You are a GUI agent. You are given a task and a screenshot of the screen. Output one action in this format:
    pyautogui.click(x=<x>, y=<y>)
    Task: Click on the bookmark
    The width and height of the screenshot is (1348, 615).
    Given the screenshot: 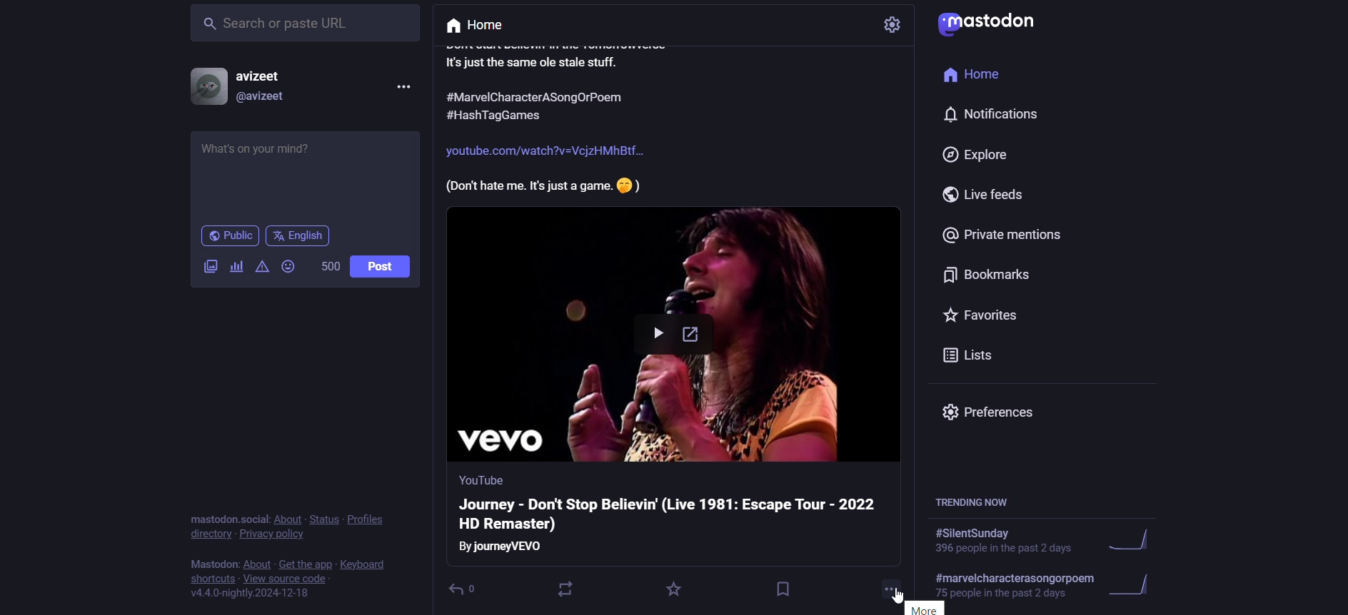 What is the action you would take?
    pyautogui.click(x=779, y=587)
    